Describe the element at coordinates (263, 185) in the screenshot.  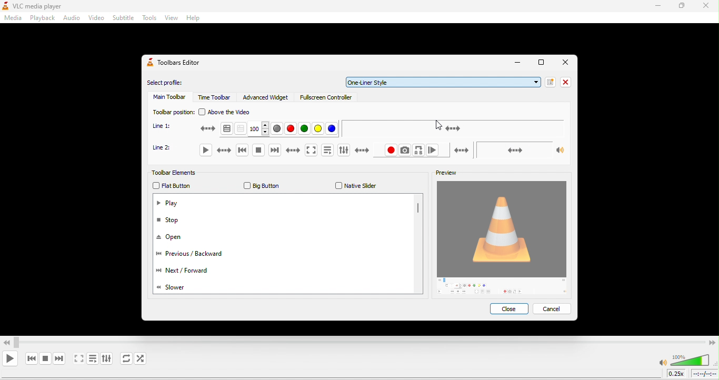
I see `big button` at that location.